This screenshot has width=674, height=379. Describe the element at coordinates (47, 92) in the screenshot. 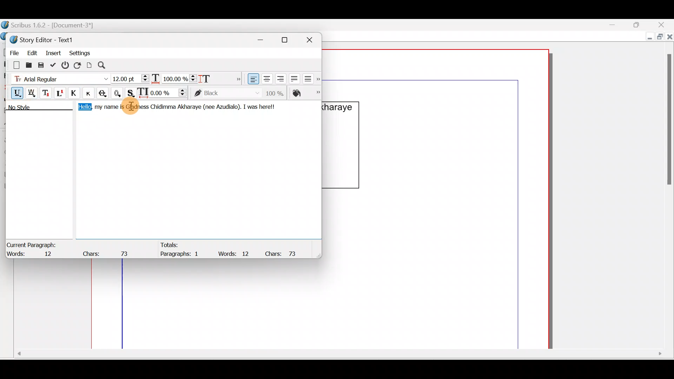

I see `Subscript` at that location.